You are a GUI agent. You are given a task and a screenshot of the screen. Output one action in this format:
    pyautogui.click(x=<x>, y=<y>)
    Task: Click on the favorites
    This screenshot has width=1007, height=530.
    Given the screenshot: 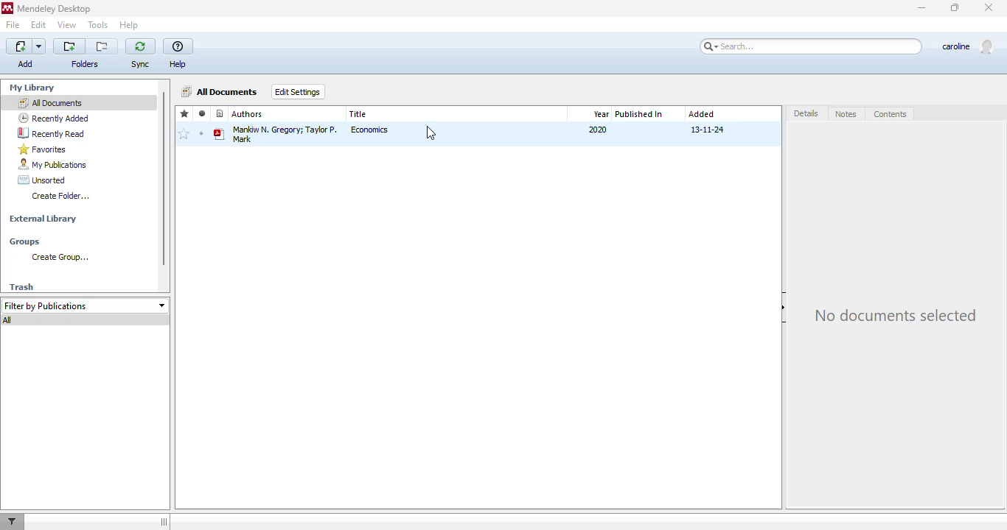 What is the action you would take?
    pyautogui.click(x=184, y=113)
    